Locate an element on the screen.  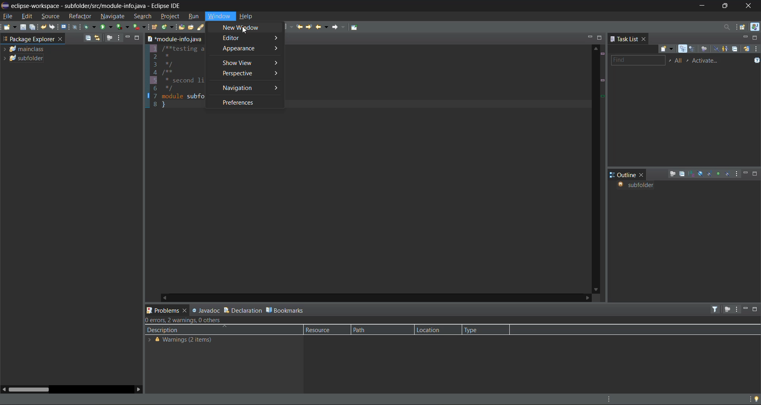
open perspective is located at coordinates (744, 27).